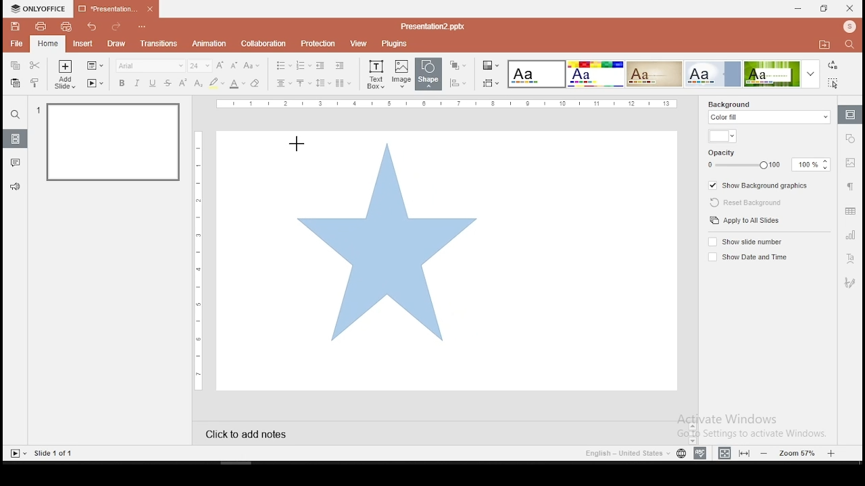 The width and height of the screenshot is (865, 486). I want to click on paste, so click(15, 83).